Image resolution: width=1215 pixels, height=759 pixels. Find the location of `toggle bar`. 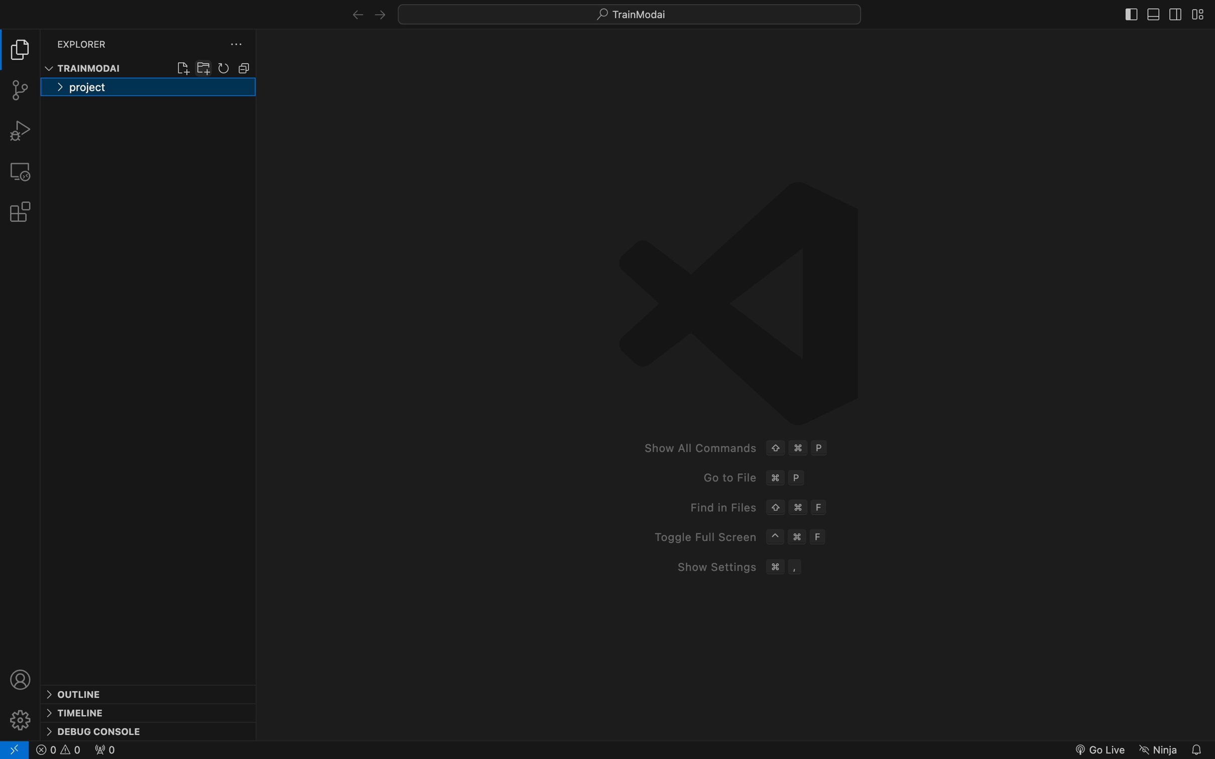

toggle bar is located at coordinates (1130, 13).